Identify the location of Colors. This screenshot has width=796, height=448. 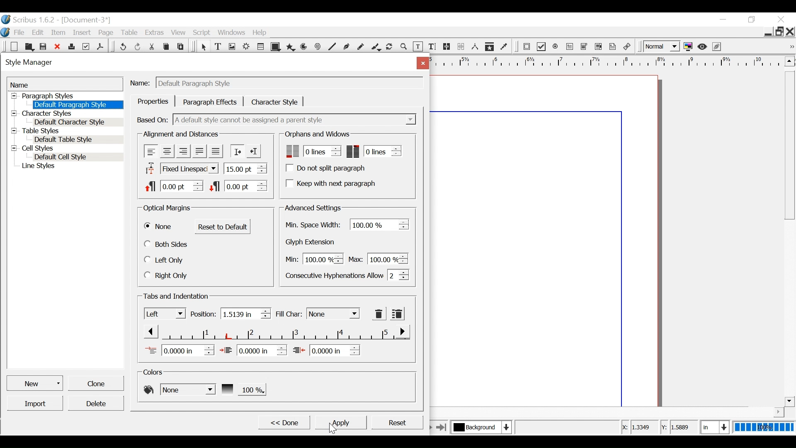
(155, 372).